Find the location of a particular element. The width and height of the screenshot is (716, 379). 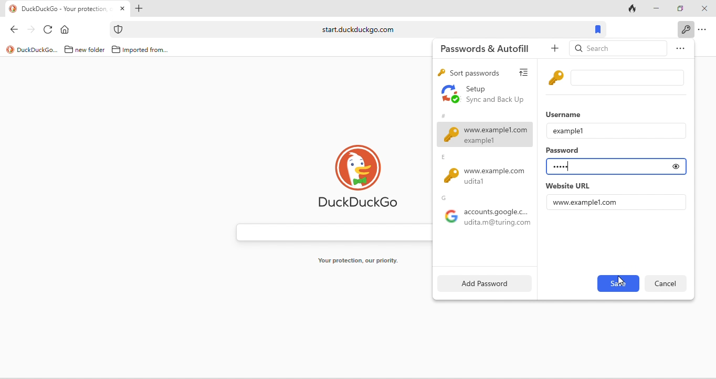

start.duckduckgo.com is located at coordinates (357, 29).